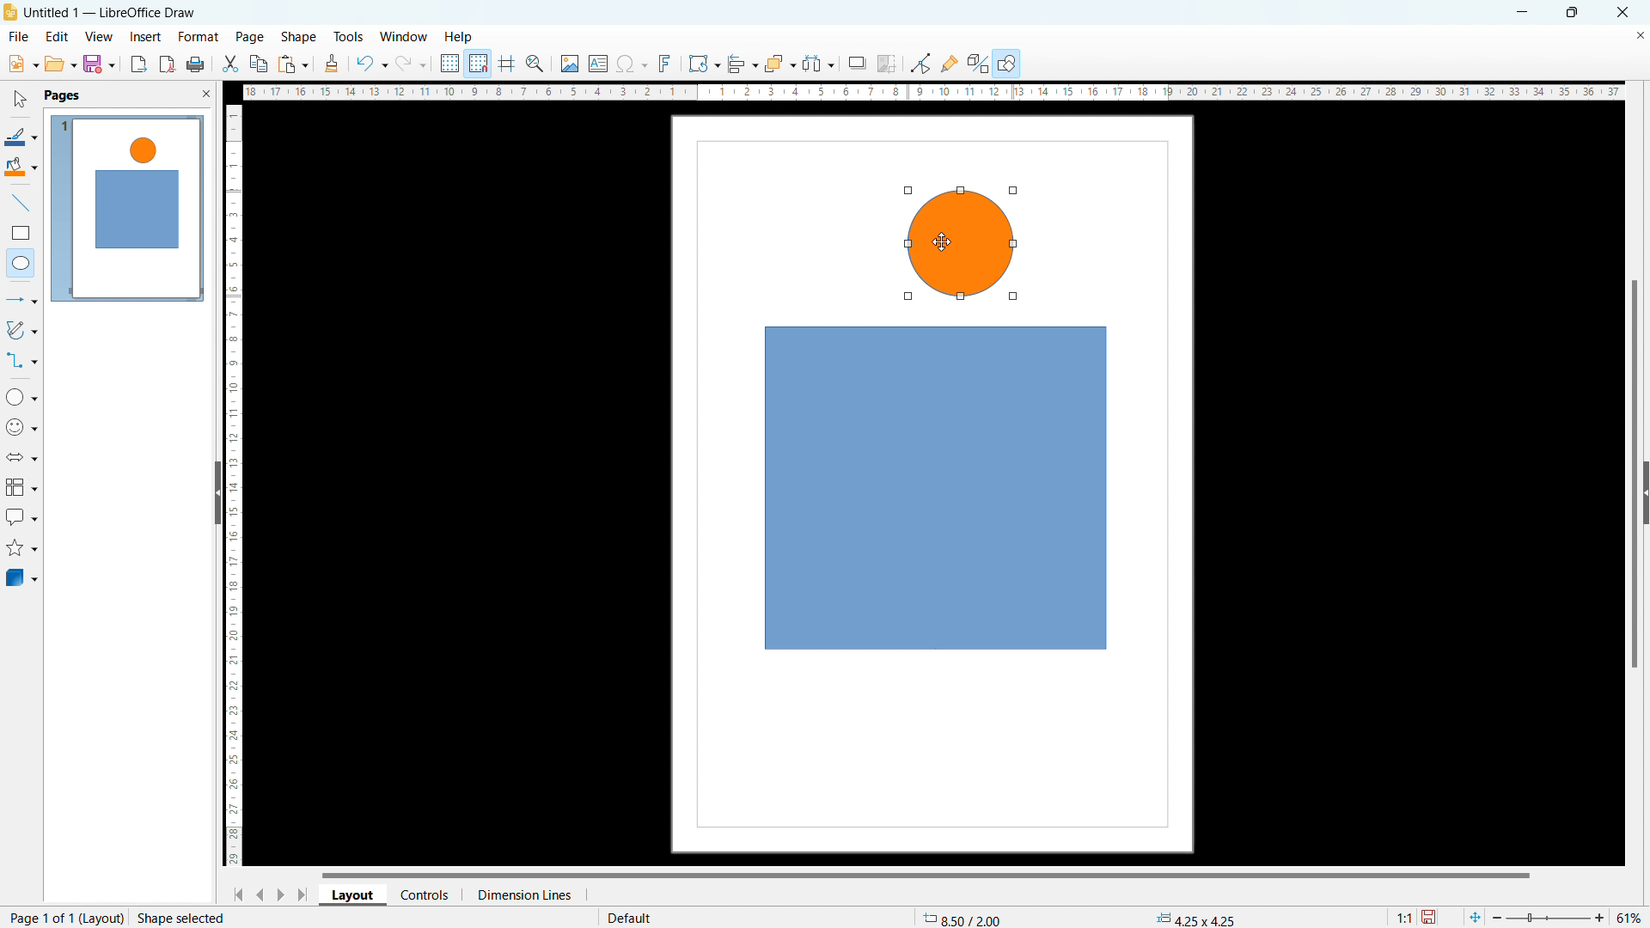 The width and height of the screenshot is (1650, 928). What do you see at coordinates (523, 894) in the screenshot?
I see `dimension lines` at bounding box center [523, 894].